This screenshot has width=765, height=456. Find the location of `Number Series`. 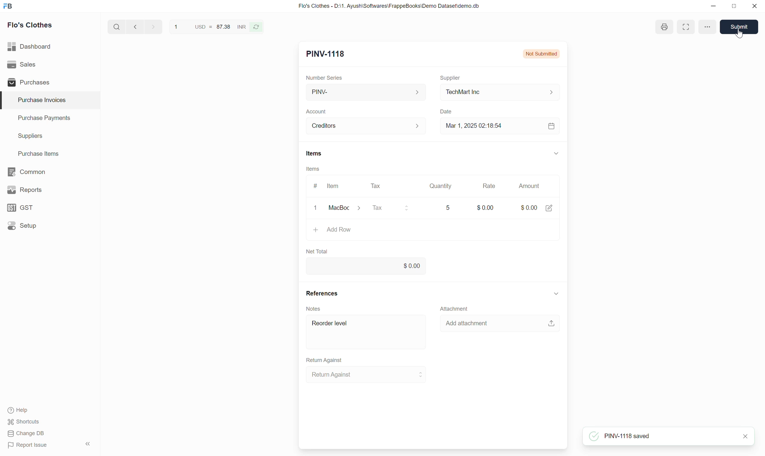

Number Series is located at coordinates (324, 78).